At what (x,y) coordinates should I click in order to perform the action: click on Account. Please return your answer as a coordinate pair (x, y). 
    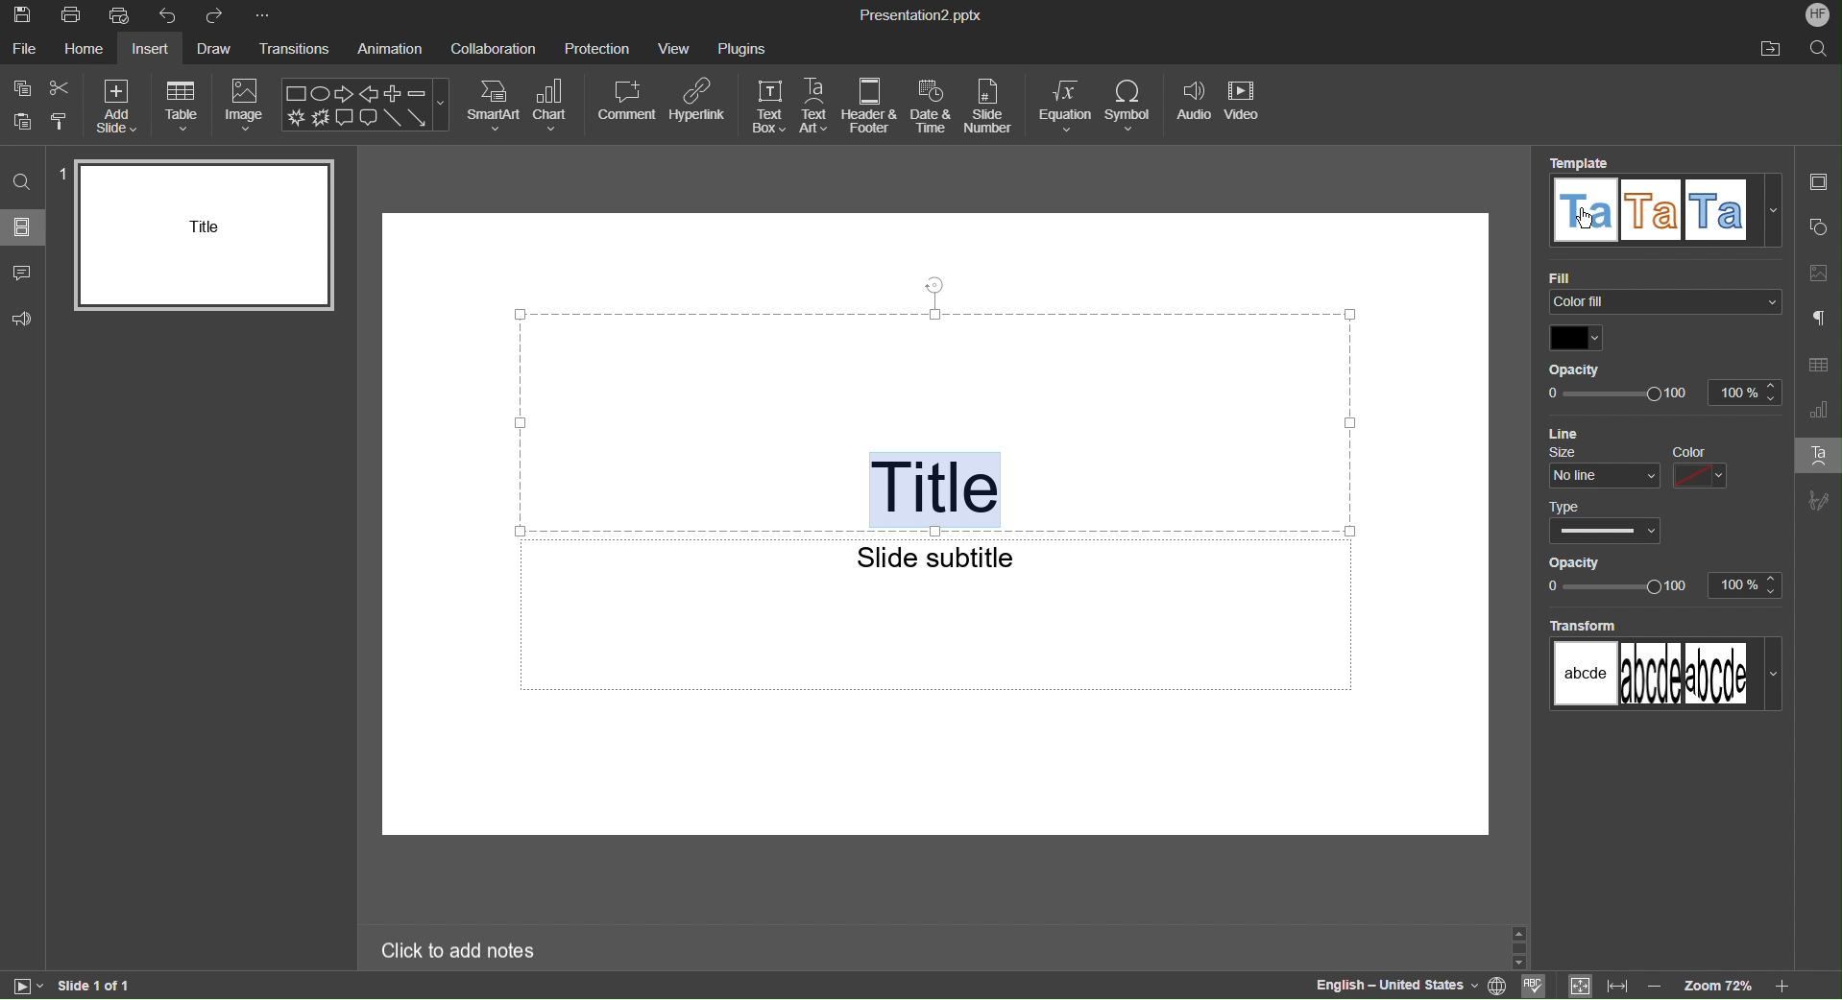
    Looking at the image, I should click on (1818, 15).